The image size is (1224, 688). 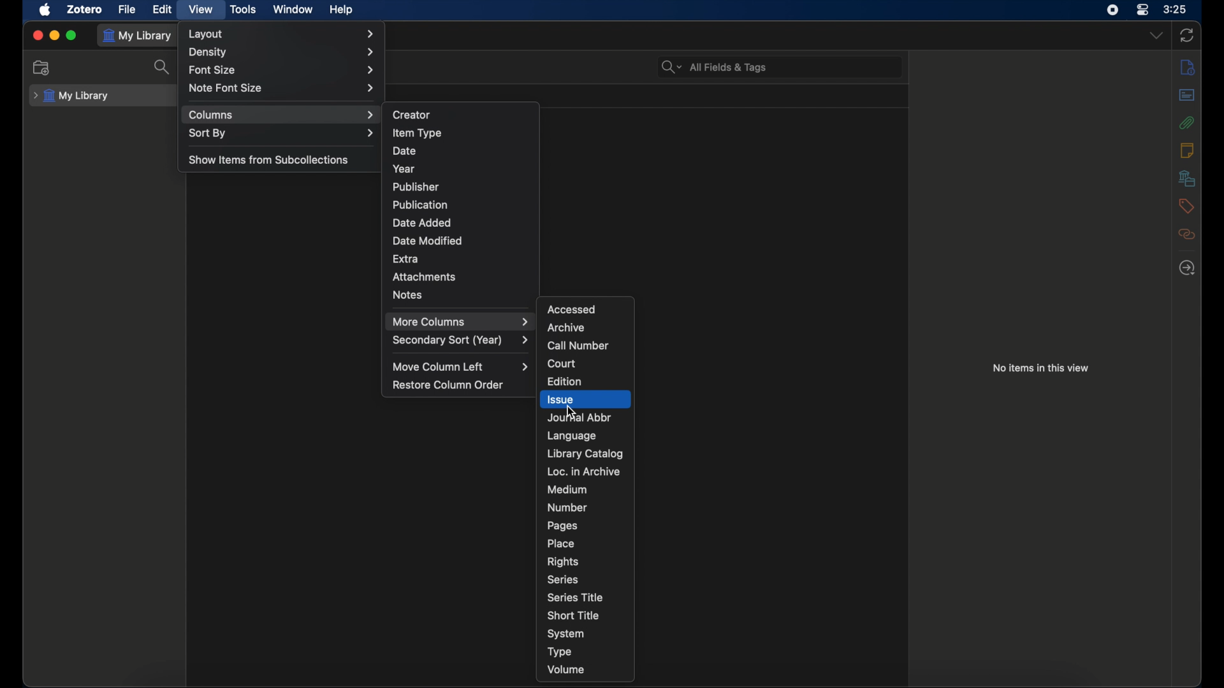 What do you see at coordinates (578, 346) in the screenshot?
I see `call number` at bounding box center [578, 346].